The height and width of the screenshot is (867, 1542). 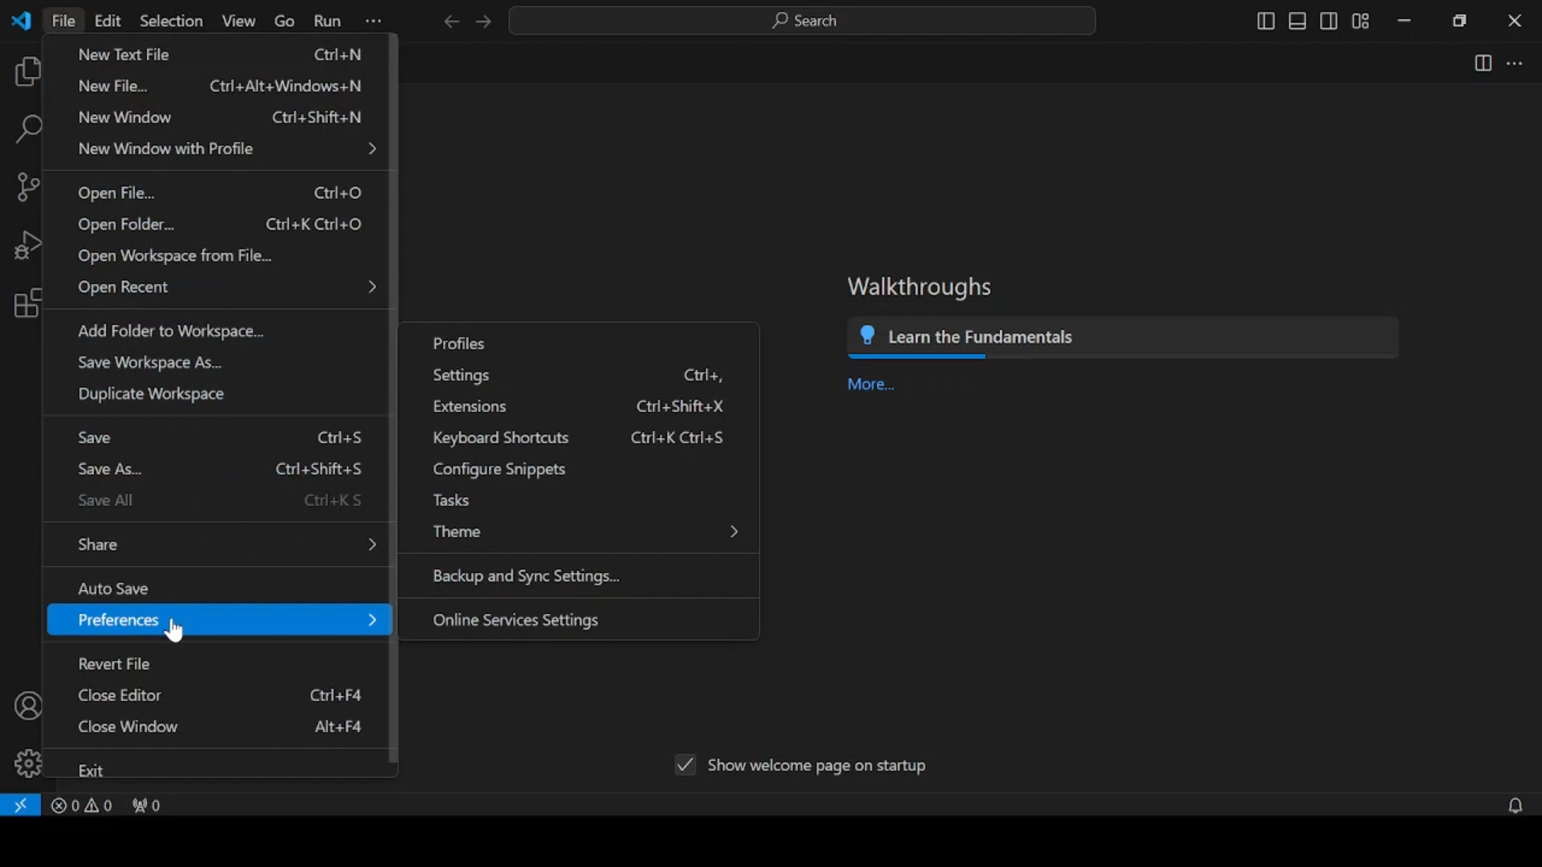 What do you see at coordinates (227, 149) in the screenshot?
I see `new window with profile menu` at bounding box center [227, 149].